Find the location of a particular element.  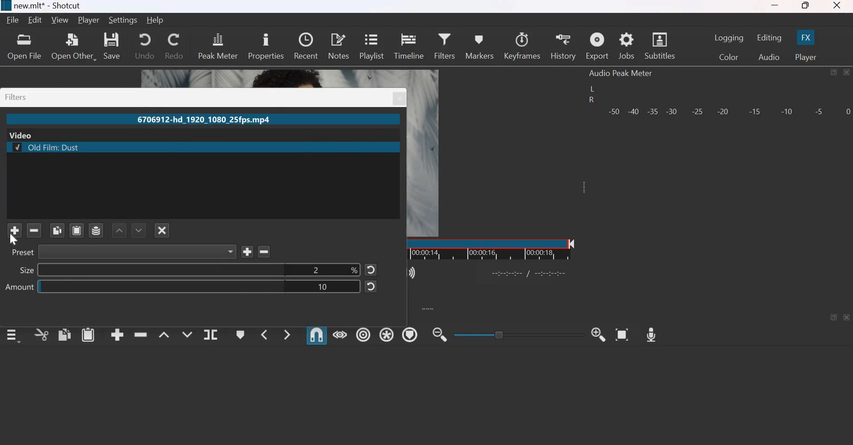

copy is located at coordinates (64, 334).